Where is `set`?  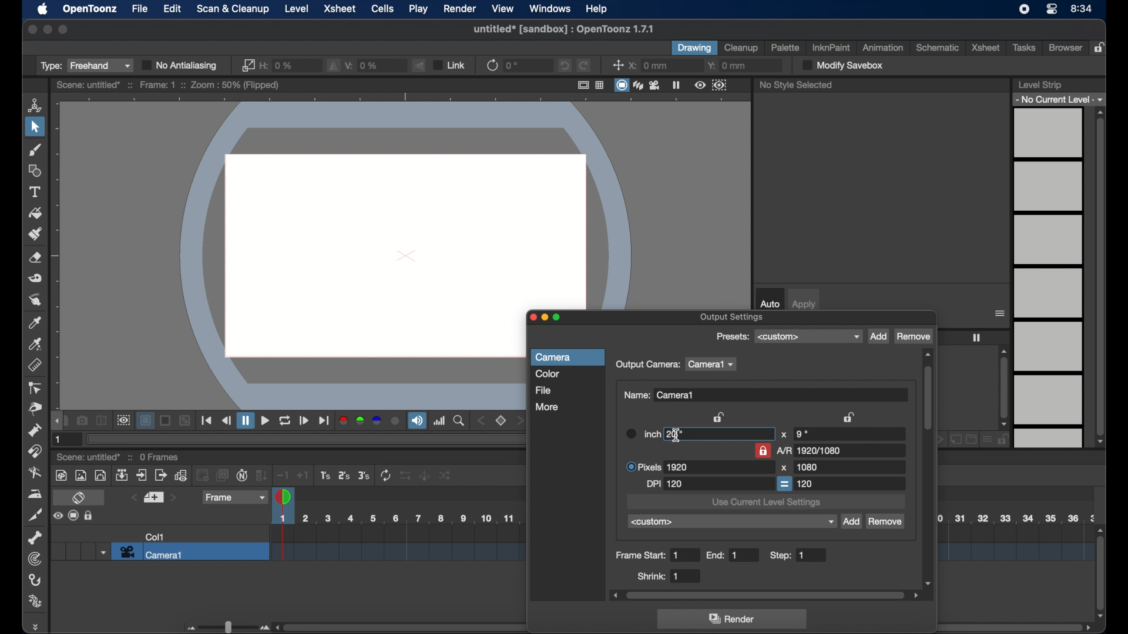
set is located at coordinates (153, 498).